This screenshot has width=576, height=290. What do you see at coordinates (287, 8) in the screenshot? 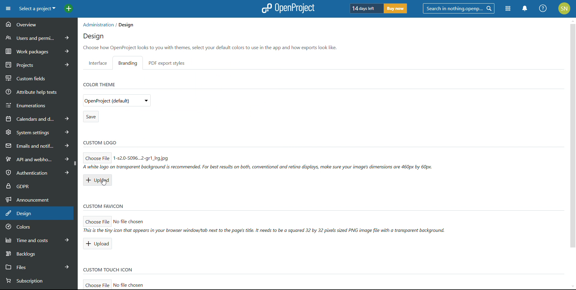
I see `logo` at bounding box center [287, 8].